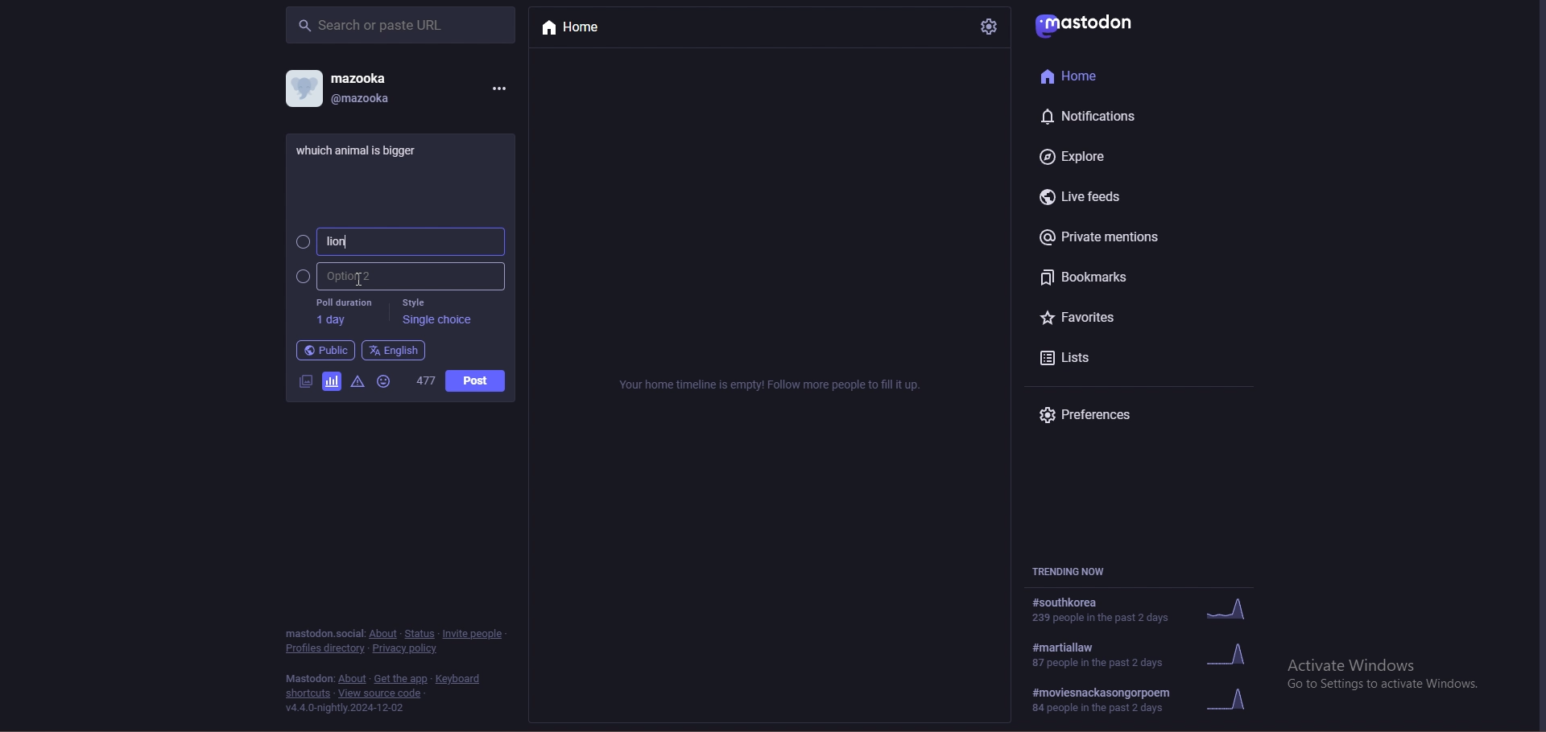  I want to click on favorites, so click(1098, 319).